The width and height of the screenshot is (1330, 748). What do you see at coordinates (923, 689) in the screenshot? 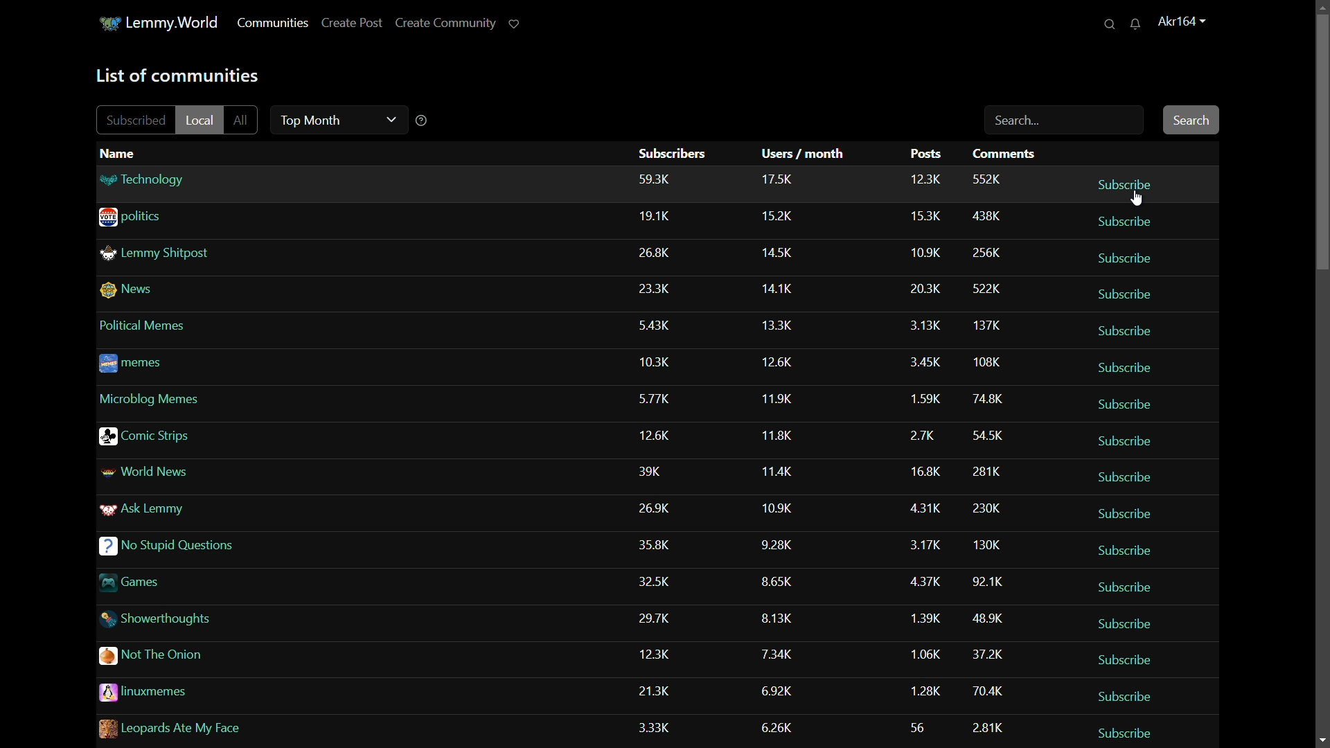
I see `posts` at bounding box center [923, 689].